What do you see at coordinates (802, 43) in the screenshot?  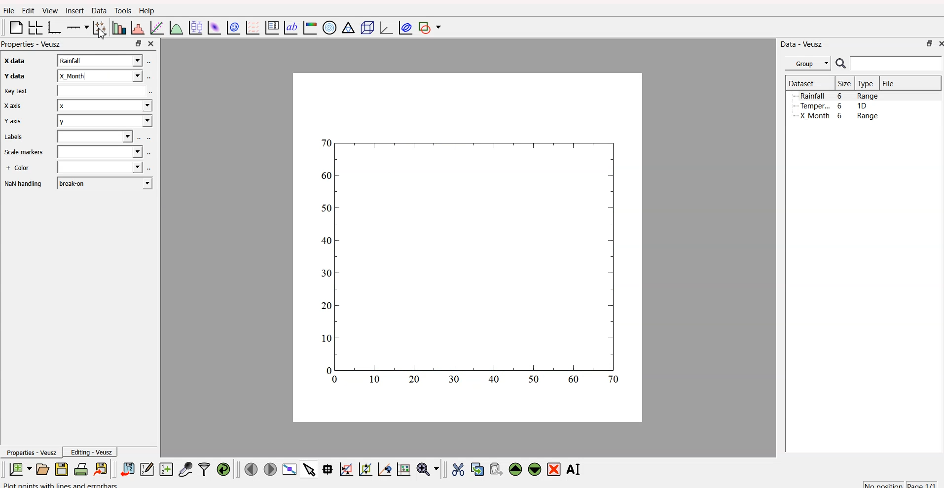 I see `Data - Veusz` at bounding box center [802, 43].